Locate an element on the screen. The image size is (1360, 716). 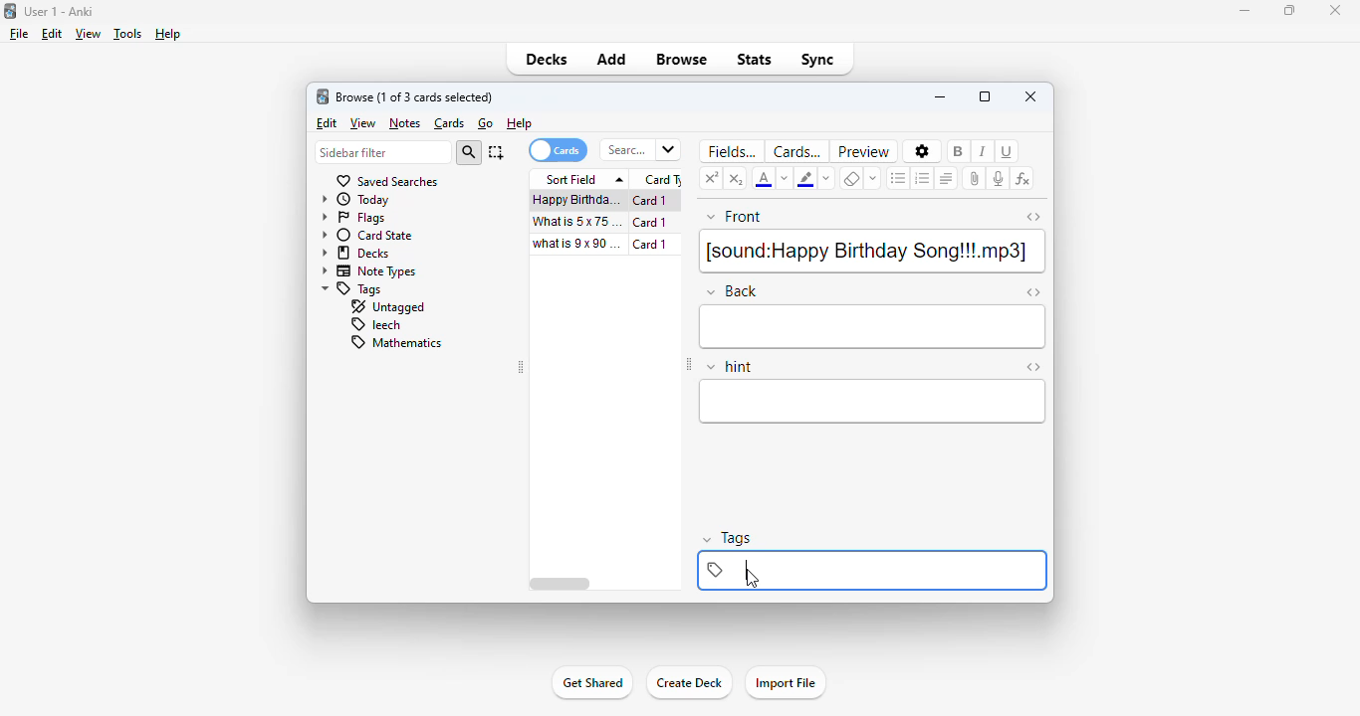
decks is located at coordinates (355, 254).